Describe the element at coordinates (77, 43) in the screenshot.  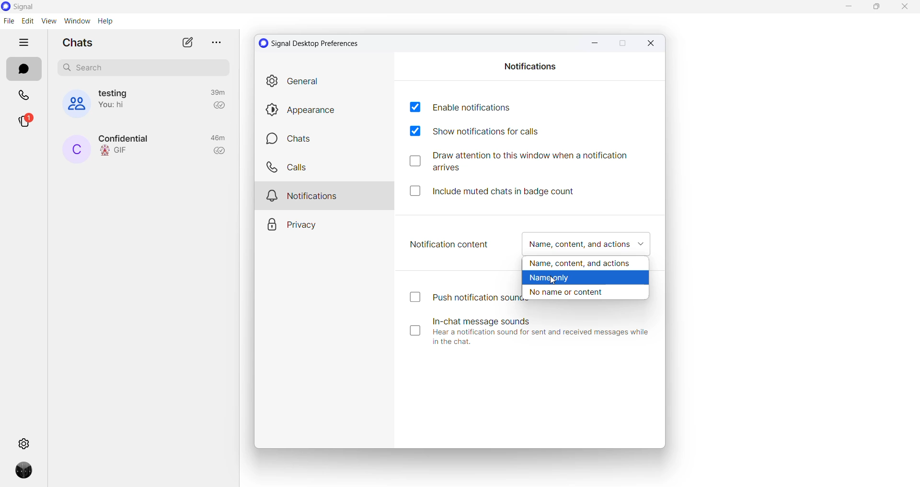
I see `chats heading` at that location.